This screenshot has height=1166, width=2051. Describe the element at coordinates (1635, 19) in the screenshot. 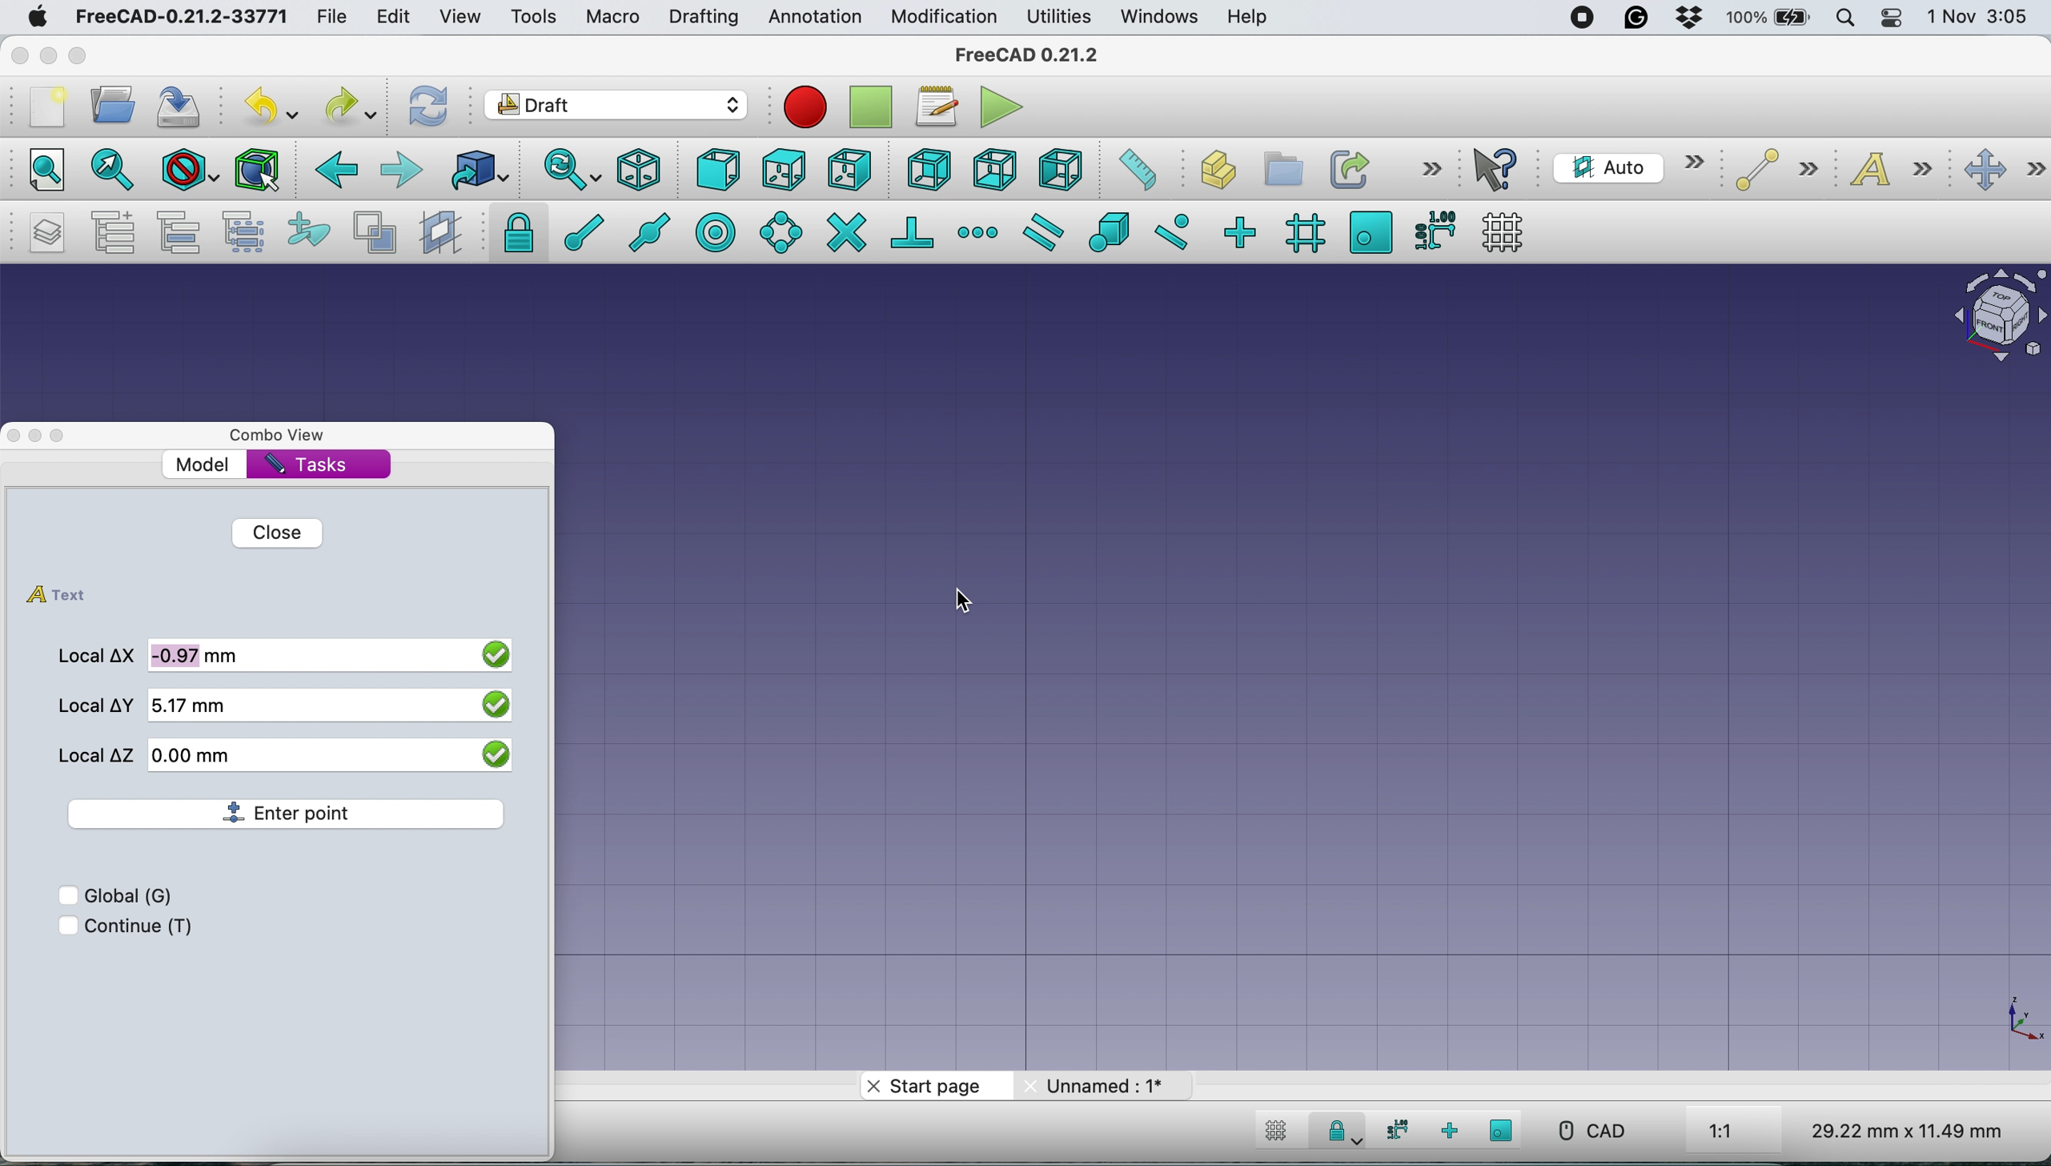

I see `grammarly` at that location.